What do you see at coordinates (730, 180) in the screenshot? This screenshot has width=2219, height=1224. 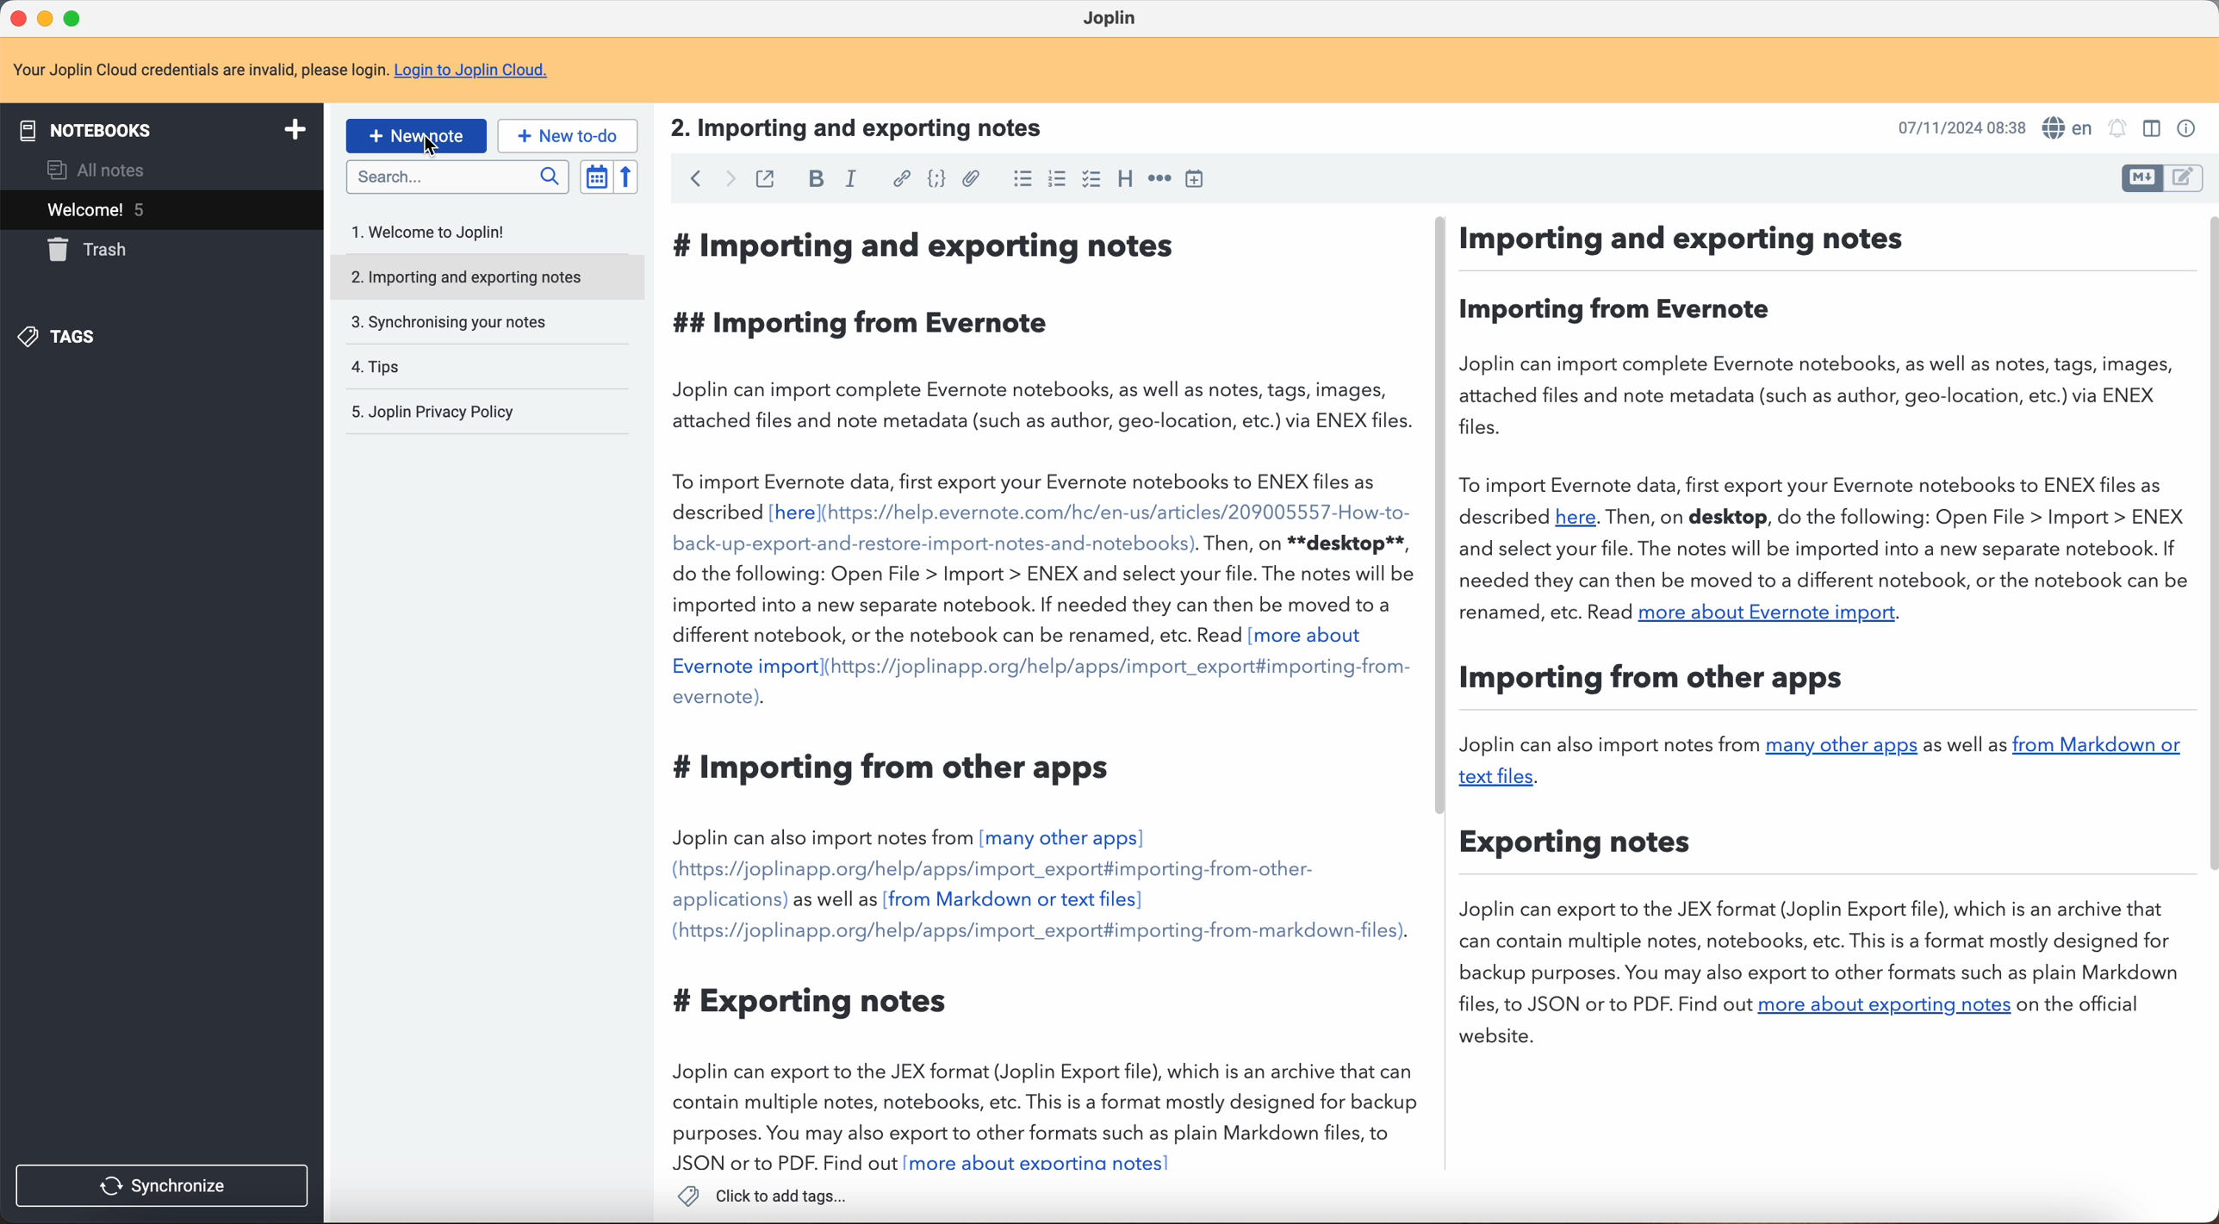 I see `foward` at bounding box center [730, 180].